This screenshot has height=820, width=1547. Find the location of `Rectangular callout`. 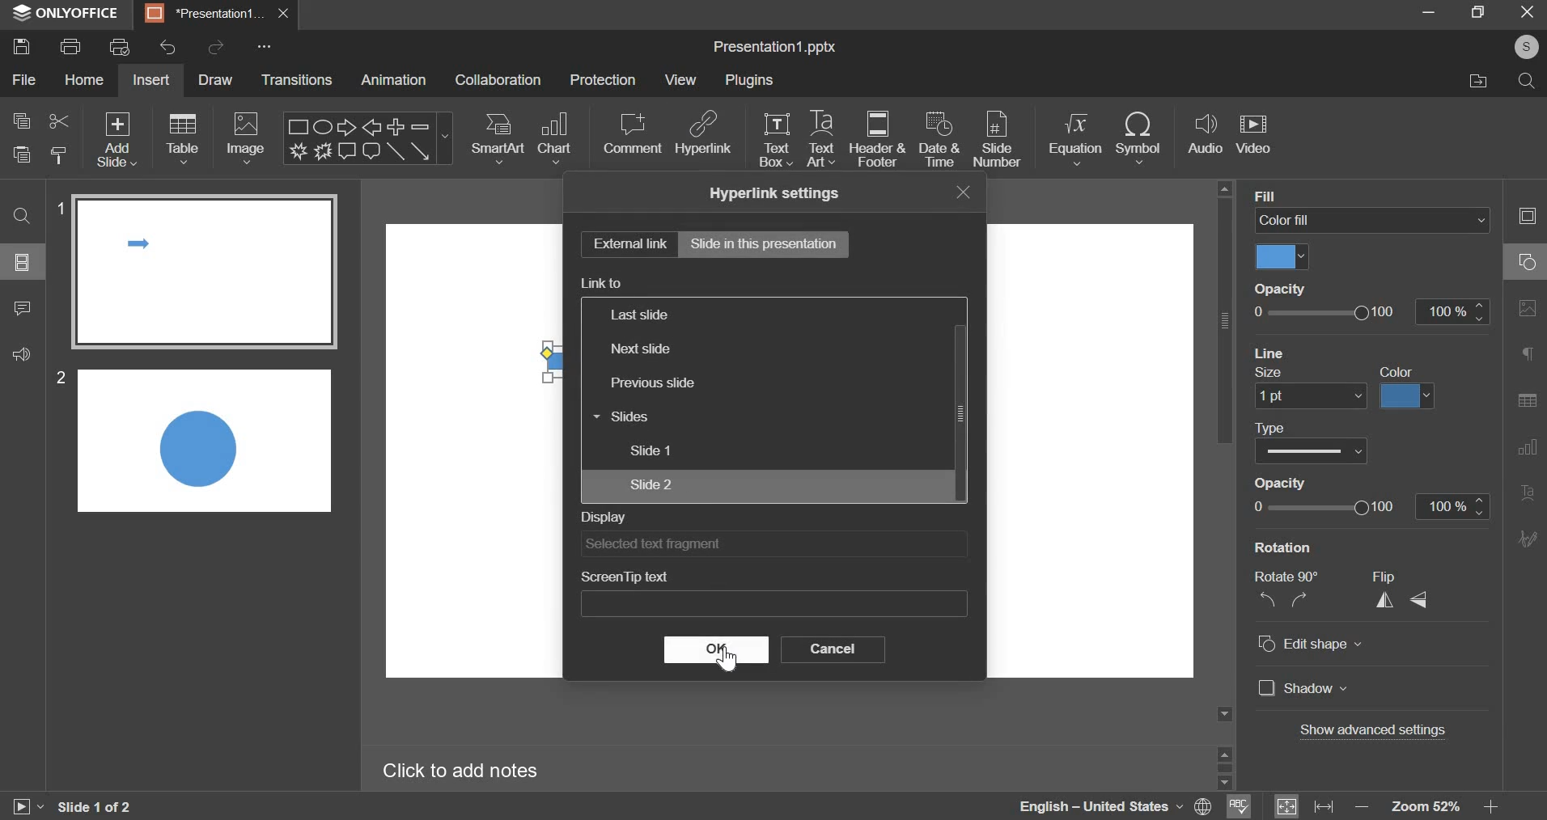

Rectangular callout is located at coordinates (348, 151).